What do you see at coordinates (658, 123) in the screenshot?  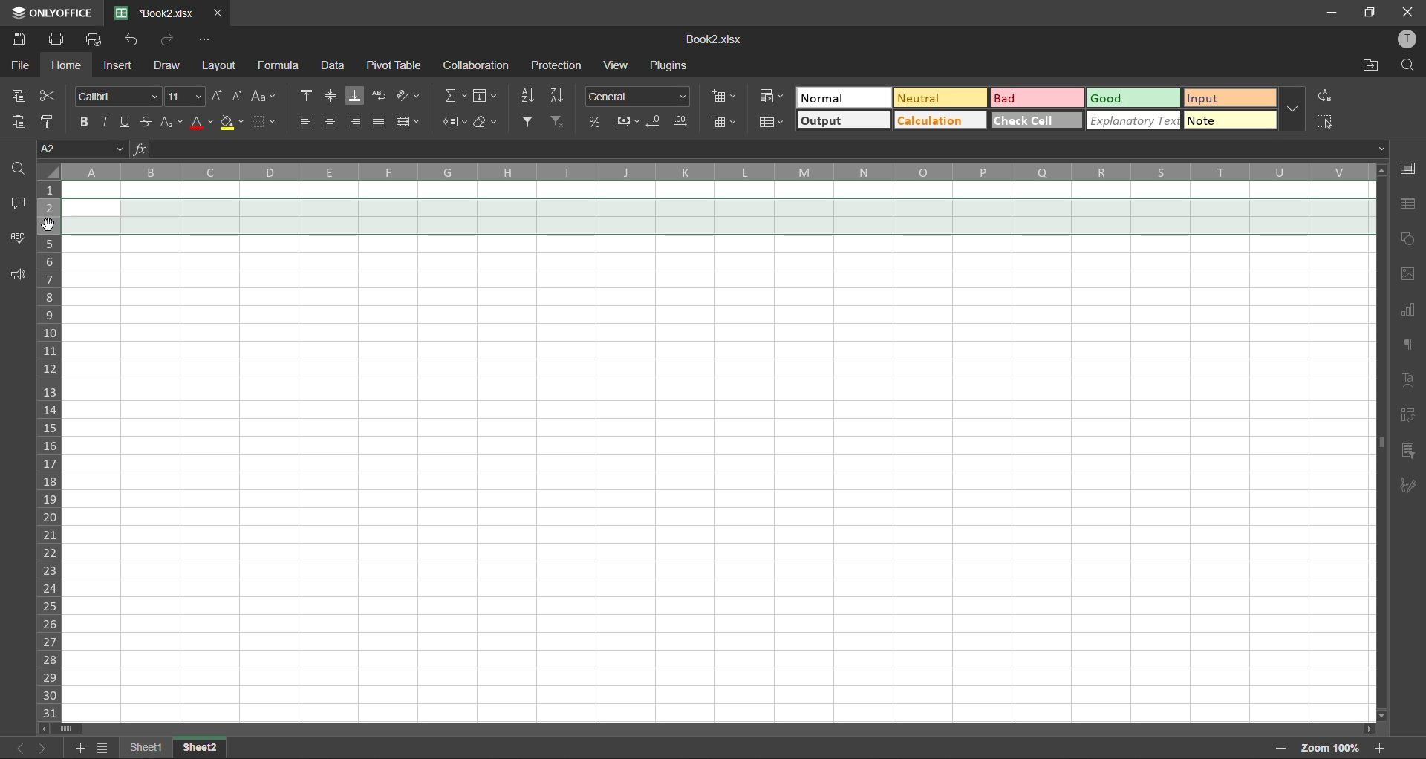 I see `decrease decimal` at bounding box center [658, 123].